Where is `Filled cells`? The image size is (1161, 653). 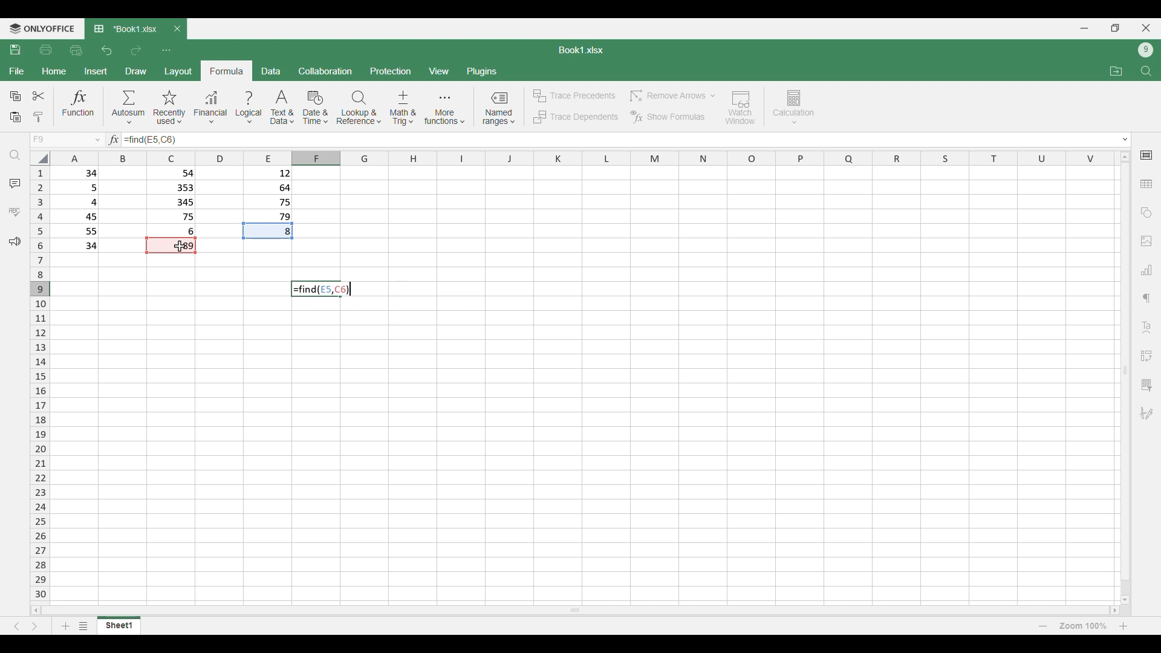 Filled cells is located at coordinates (174, 201).